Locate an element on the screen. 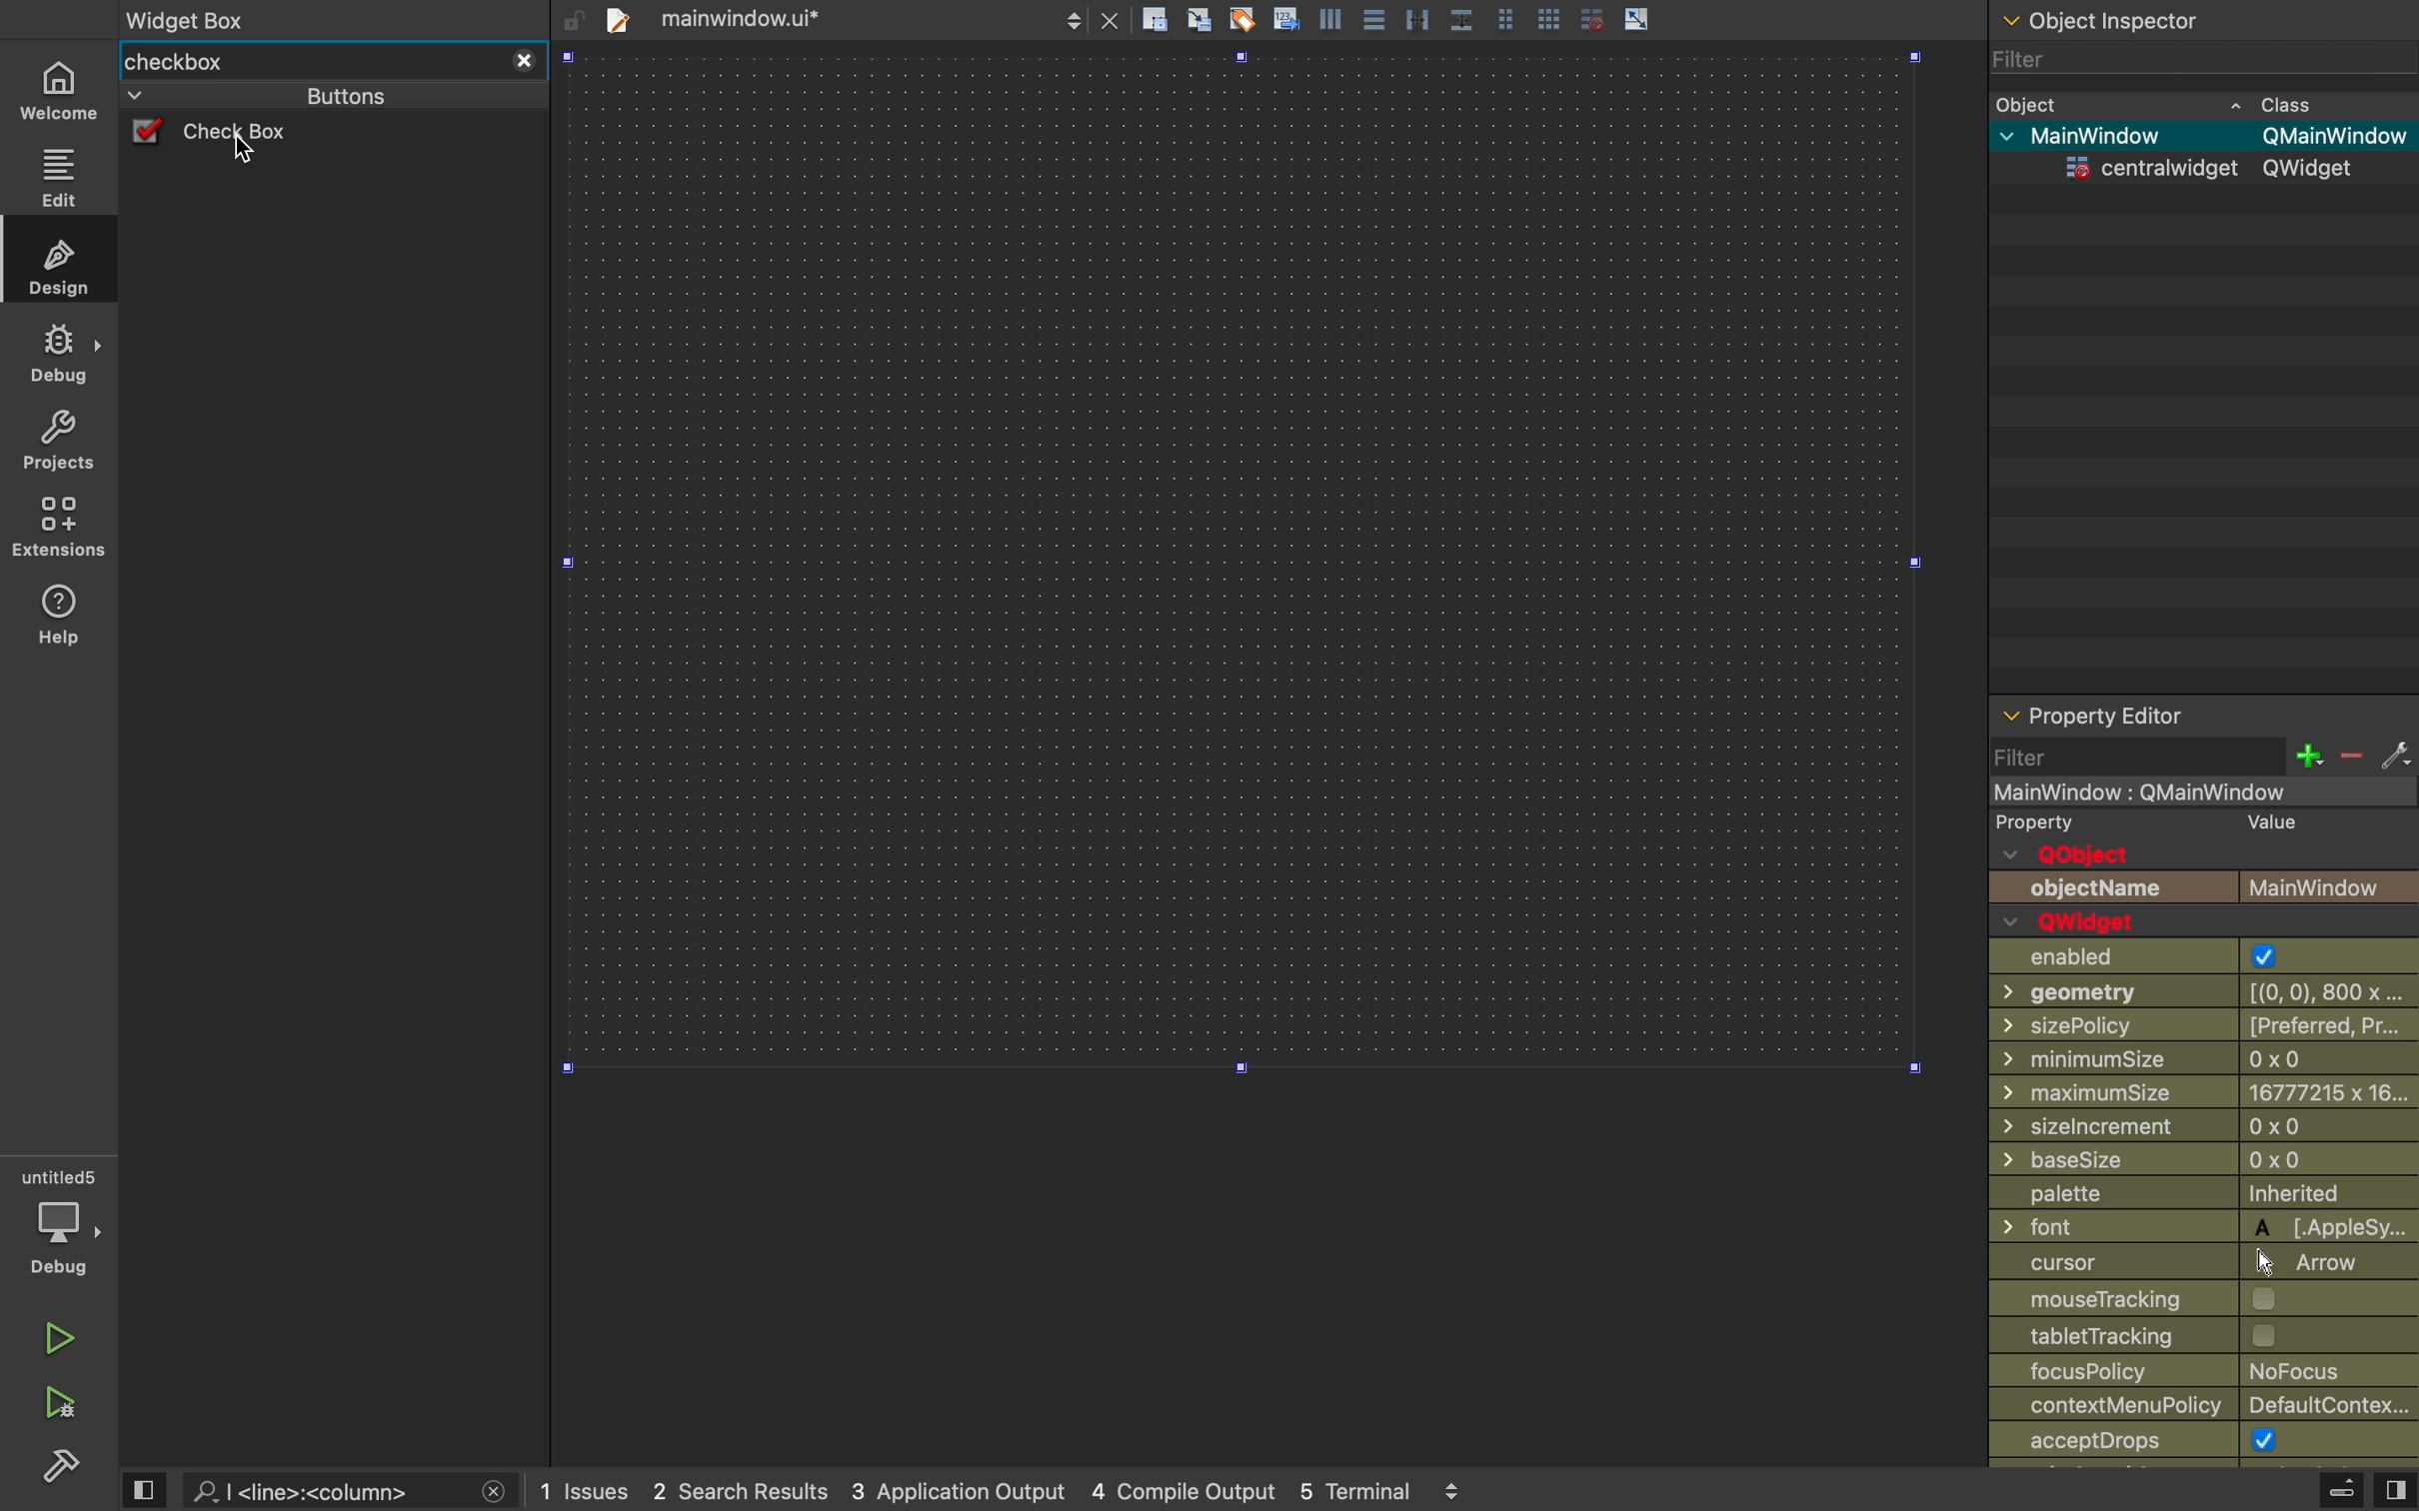 The height and width of the screenshot is (1511, 2419). object is located at coordinates (2174, 103).